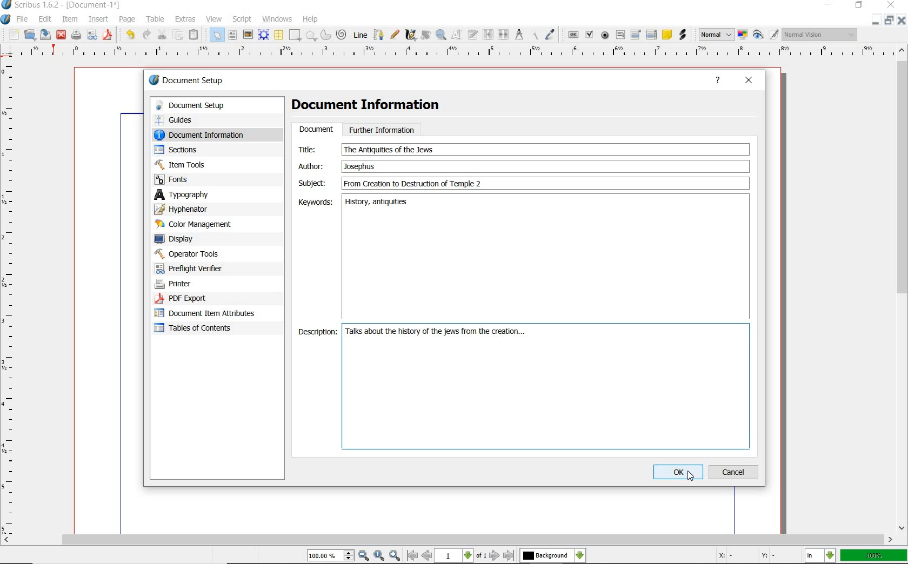 This screenshot has height=564, width=908. What do you see at coordinates (458, 36) in the screenshot?
I see `edit contents of frame` at bounding box center [458, 36].